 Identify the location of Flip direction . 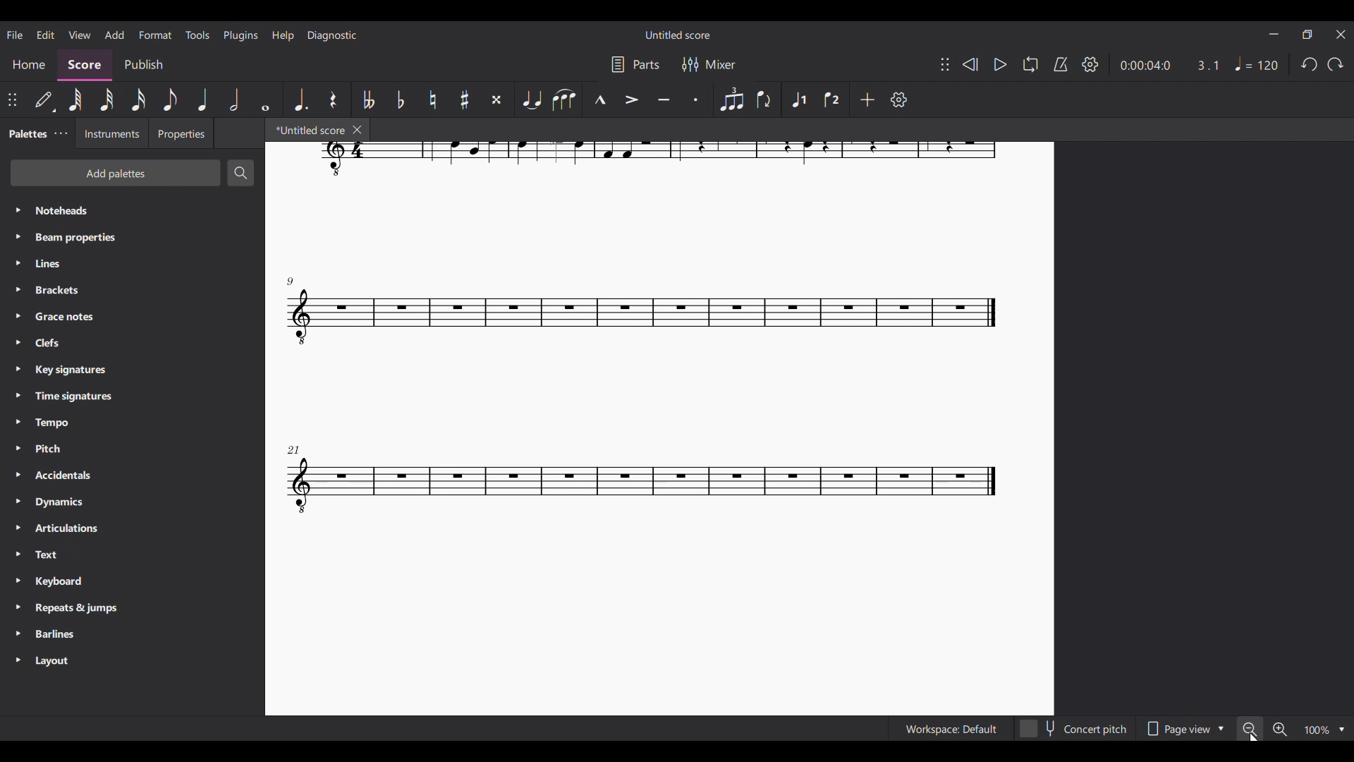
(764, 99).